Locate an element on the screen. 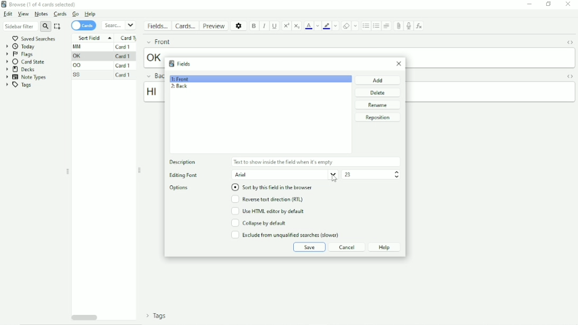 The image size is (578, 325). Record audio is located at coordinates (408, 26).